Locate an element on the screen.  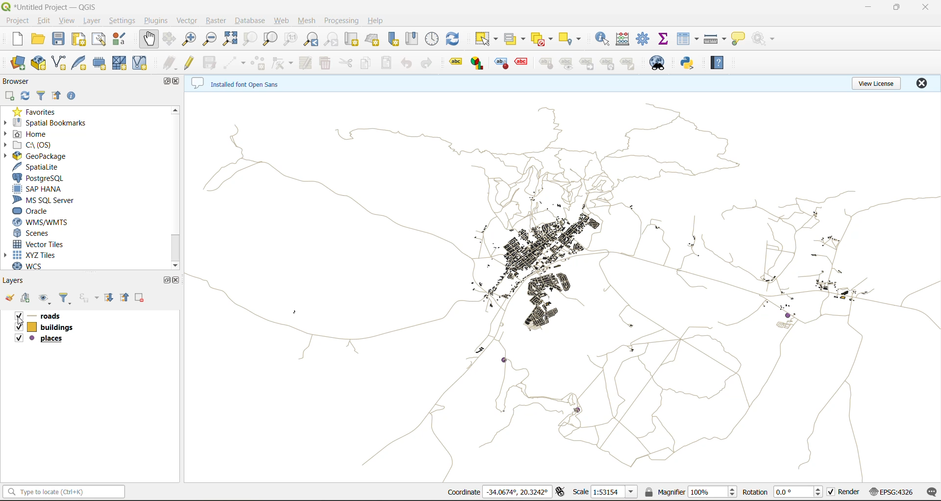
python is located at coordinates (691, 63).